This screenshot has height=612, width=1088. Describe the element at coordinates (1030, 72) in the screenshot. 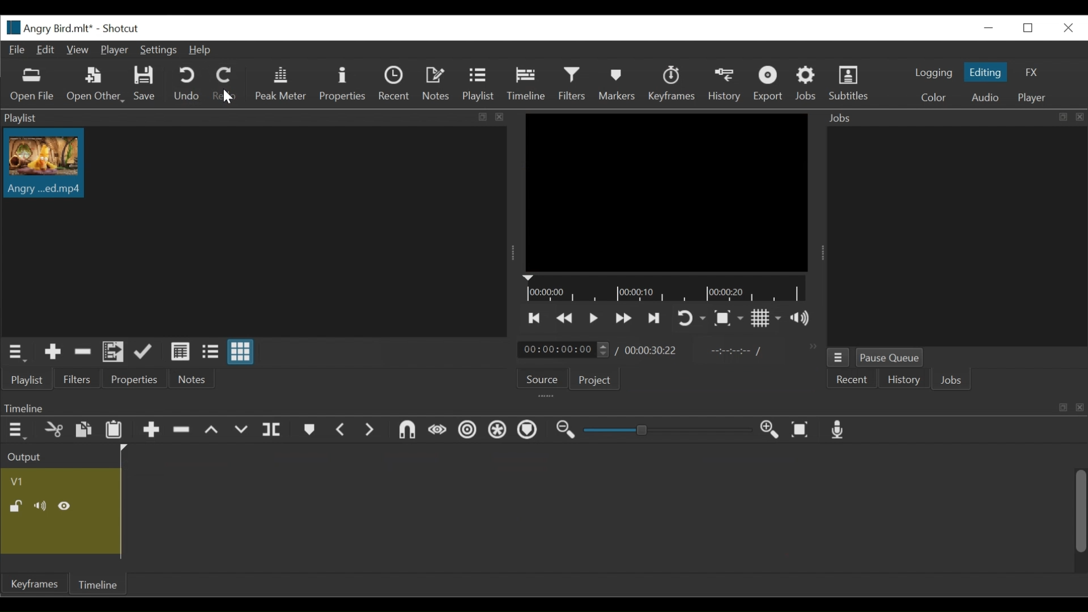

I see `FX` at that location.